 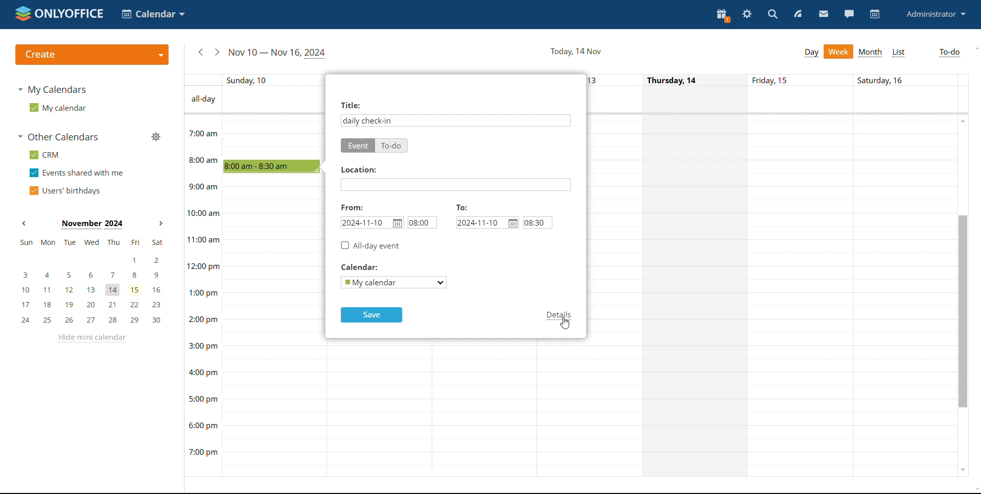 I want to click on previous month, so click(x=24, y=224).